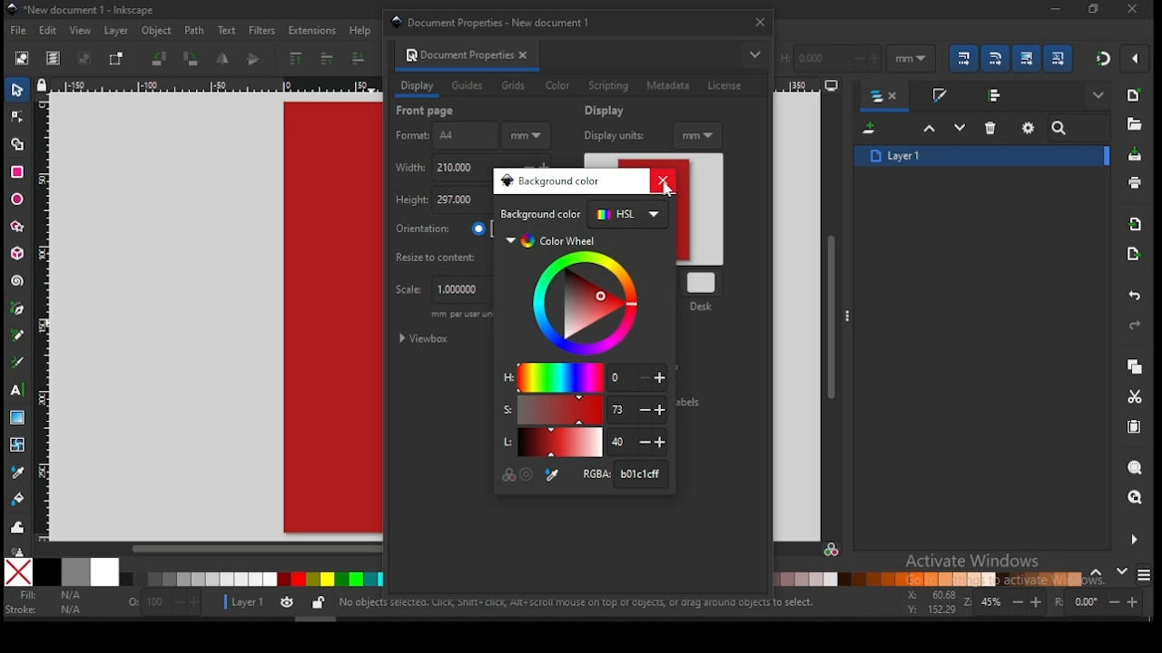 Image resolution: width=1162 pixels, height=653 pixels. Describe the element at coordinates (1135, 468) in the screenshot. I see `zoom object` at that location.